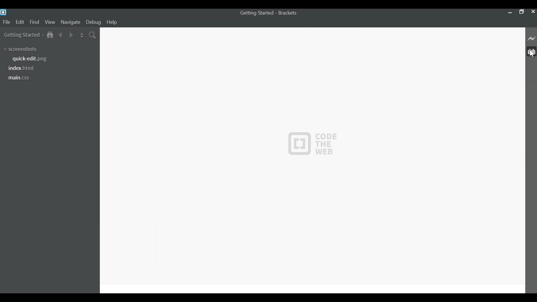  Describe the element at coordinates (82, 36) in the screenshot. I see `Split the Editor Vertically or Horizontally` at that location.